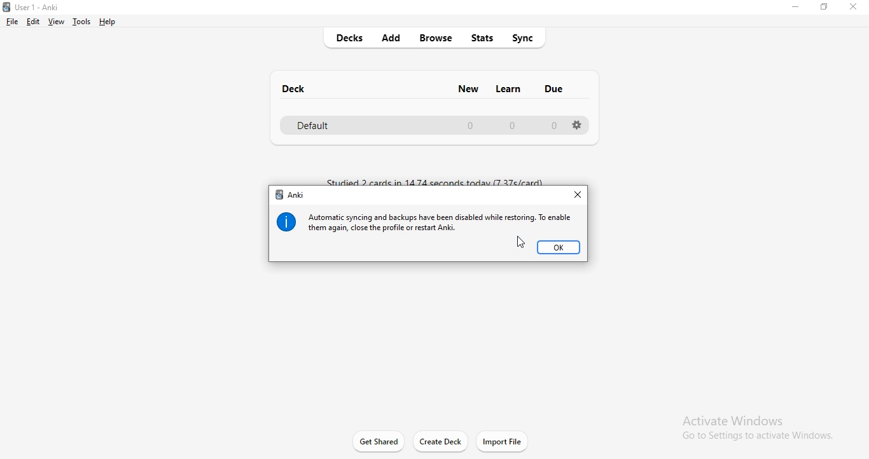 The width and height of the screenshot is (869, 459). What do you see at coordinates (856, 8) in the screenshot?
I see `close` at bounding box center [856, 8].